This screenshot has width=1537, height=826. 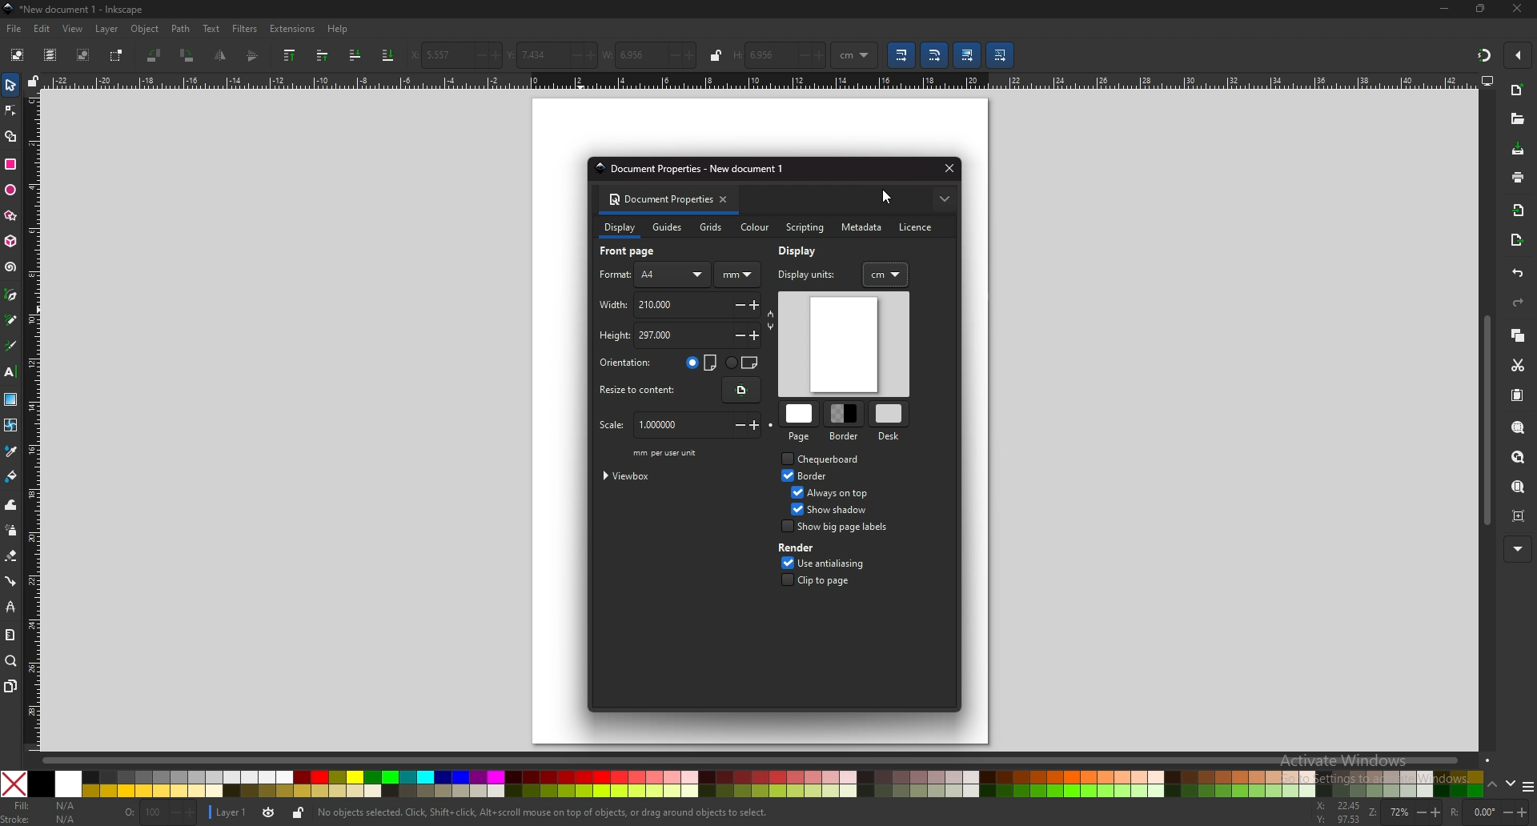 What do you see at coordinates (734, 427) in the screenshot?
I see `-` at bounding box center [734, 427].